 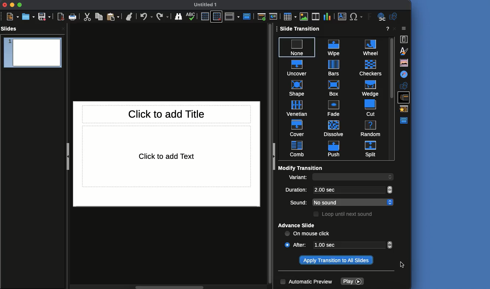 I want to click on random, so click(x=370, y=128).